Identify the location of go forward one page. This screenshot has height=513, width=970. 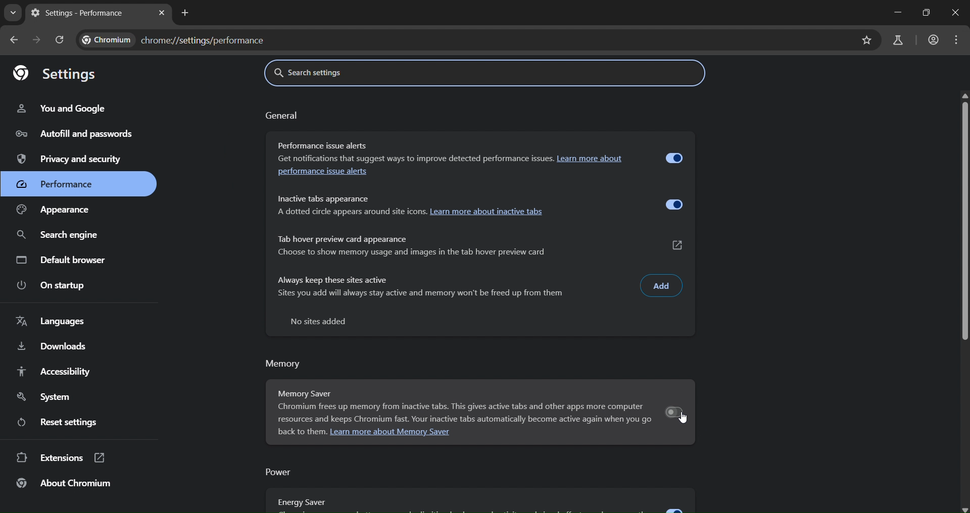
(38, 40).